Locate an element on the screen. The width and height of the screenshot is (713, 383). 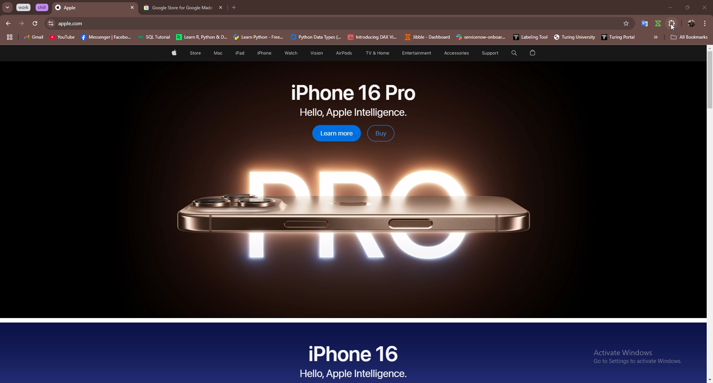
Vision is located at coordinates (314, 53).